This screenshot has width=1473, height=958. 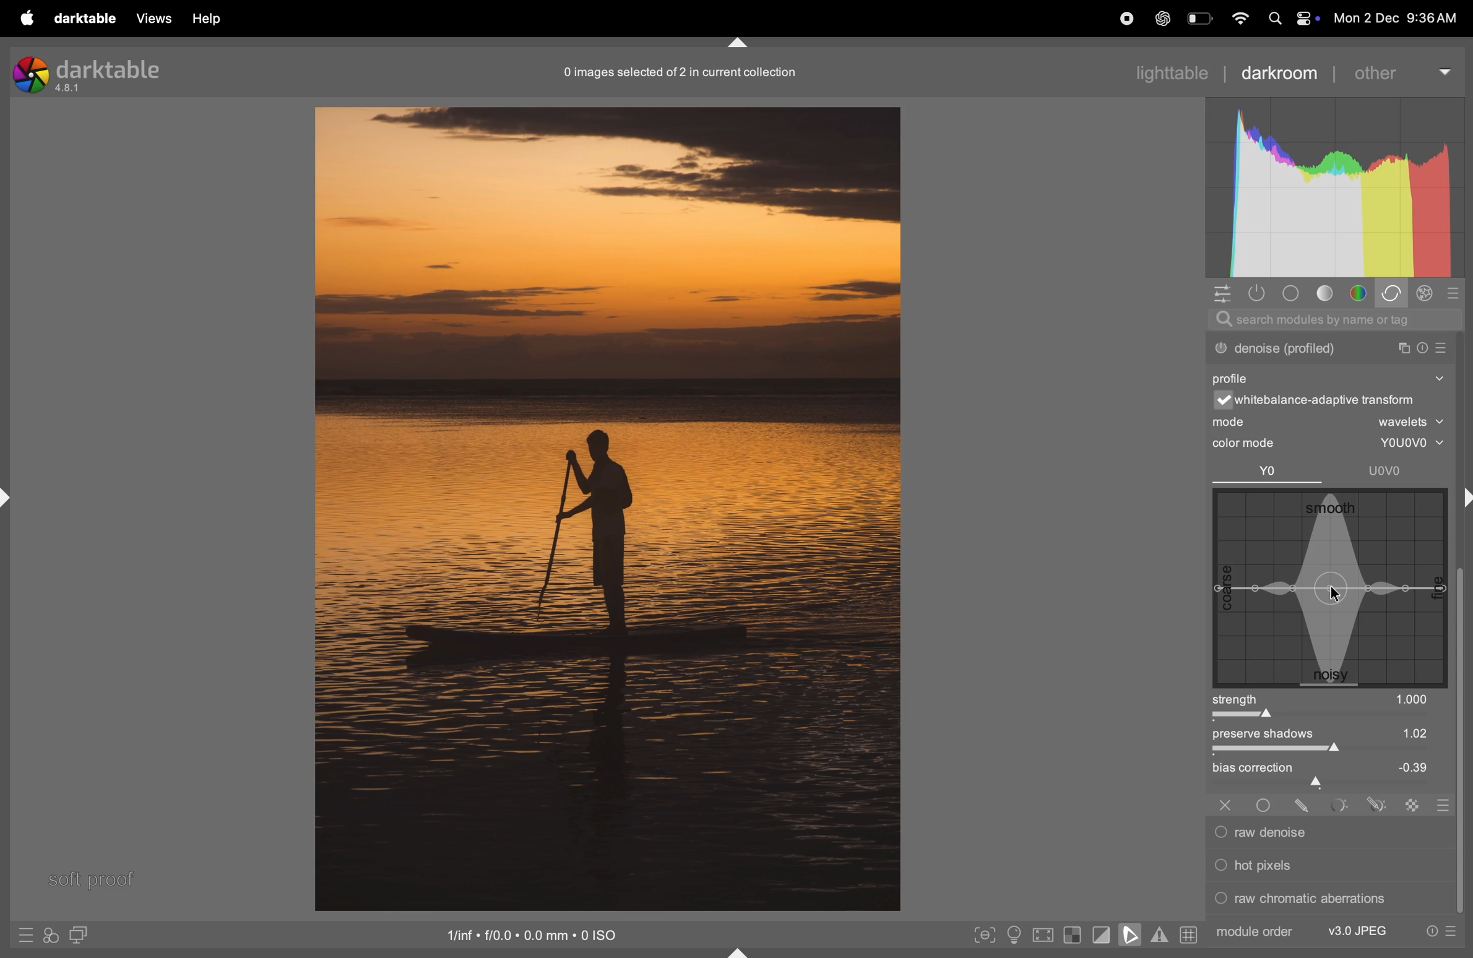 What do you see at coordinates (1360, 293) in the screenshot?
I see `colors` at bounding box center [1360, 293].